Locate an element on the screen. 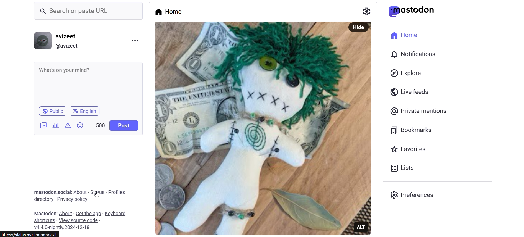 Image resolution: width=524 pixels, height=237 pixels. ALT is located at coordinates (360, 226).